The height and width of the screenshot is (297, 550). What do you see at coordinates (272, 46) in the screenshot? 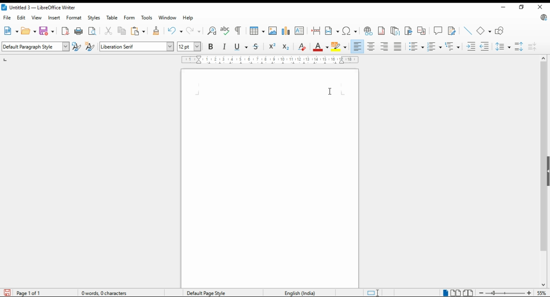
I see `superscript` at bounding box center [272, 46].